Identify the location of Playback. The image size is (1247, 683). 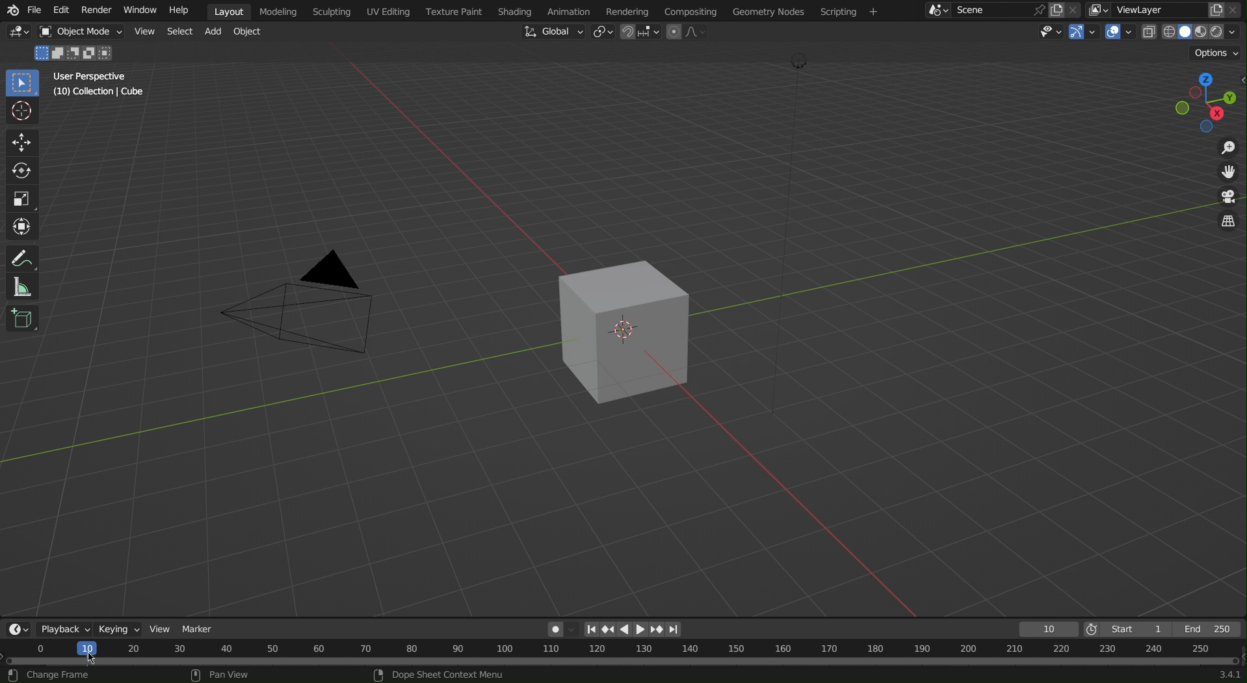
(62, 629).